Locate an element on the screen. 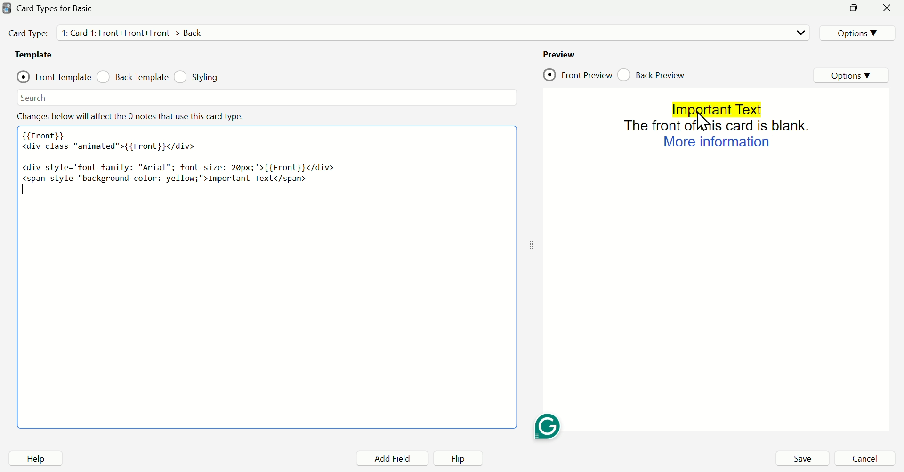 The height and width of the screenshot is (472, 904). Card Types for Basic is located at coordinates (55, 8).